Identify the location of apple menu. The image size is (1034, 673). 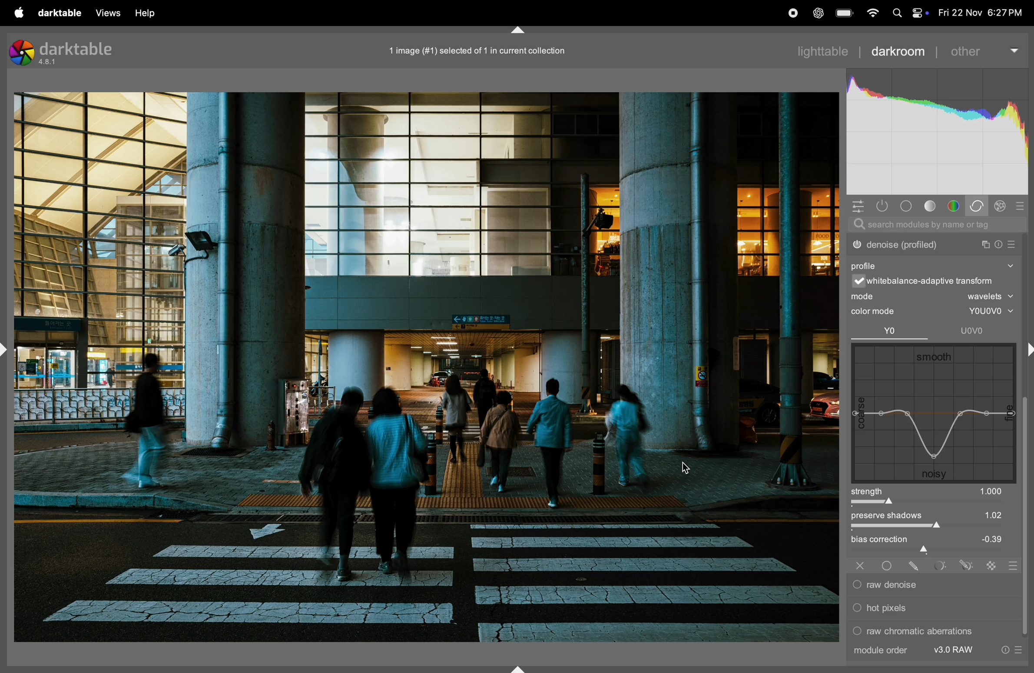
(19, 13).